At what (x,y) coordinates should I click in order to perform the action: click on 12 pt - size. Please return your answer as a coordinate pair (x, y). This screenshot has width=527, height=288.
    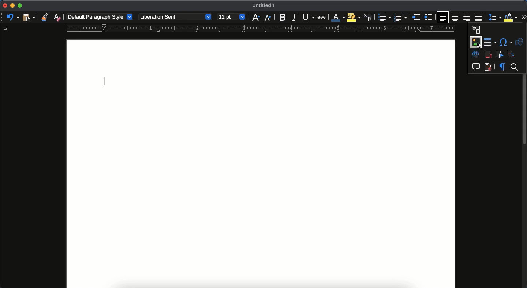
    Looking at the image, I should click on (231, 17).